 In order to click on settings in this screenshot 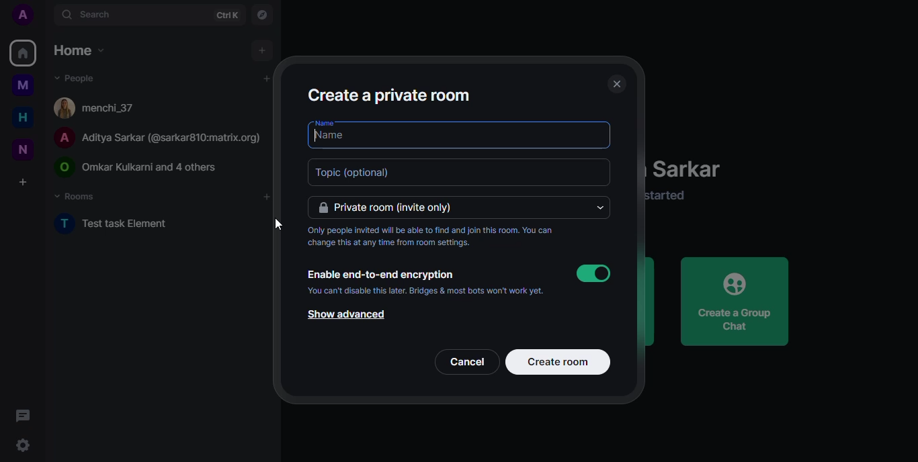, I will do `click(23, 445)`.